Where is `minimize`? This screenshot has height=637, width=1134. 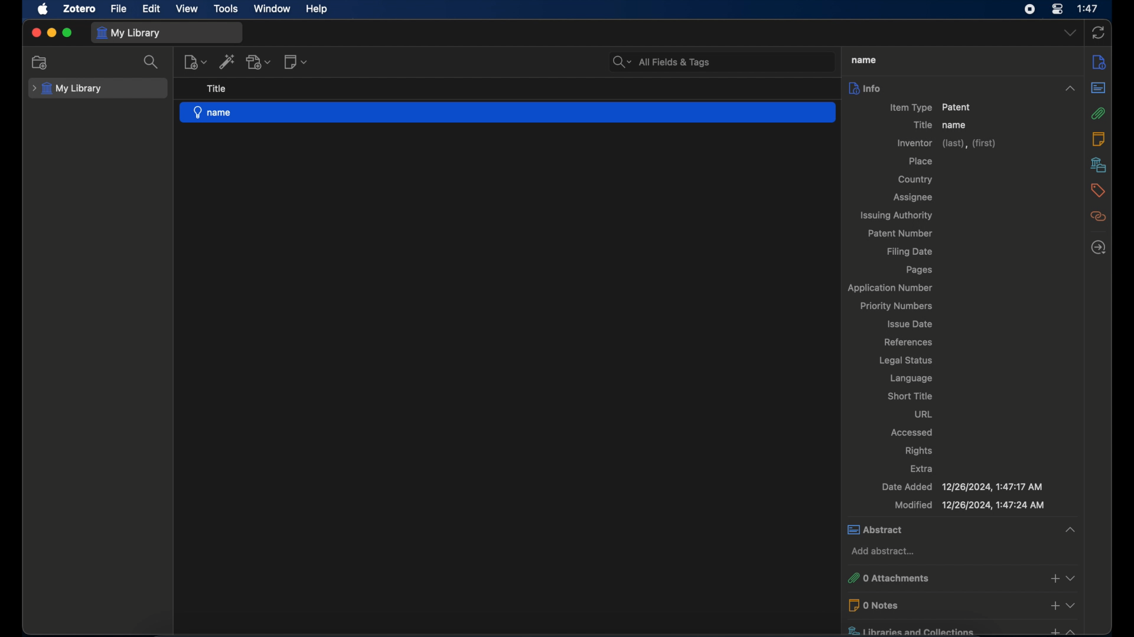 minimize is located at coordinates (53, 32).